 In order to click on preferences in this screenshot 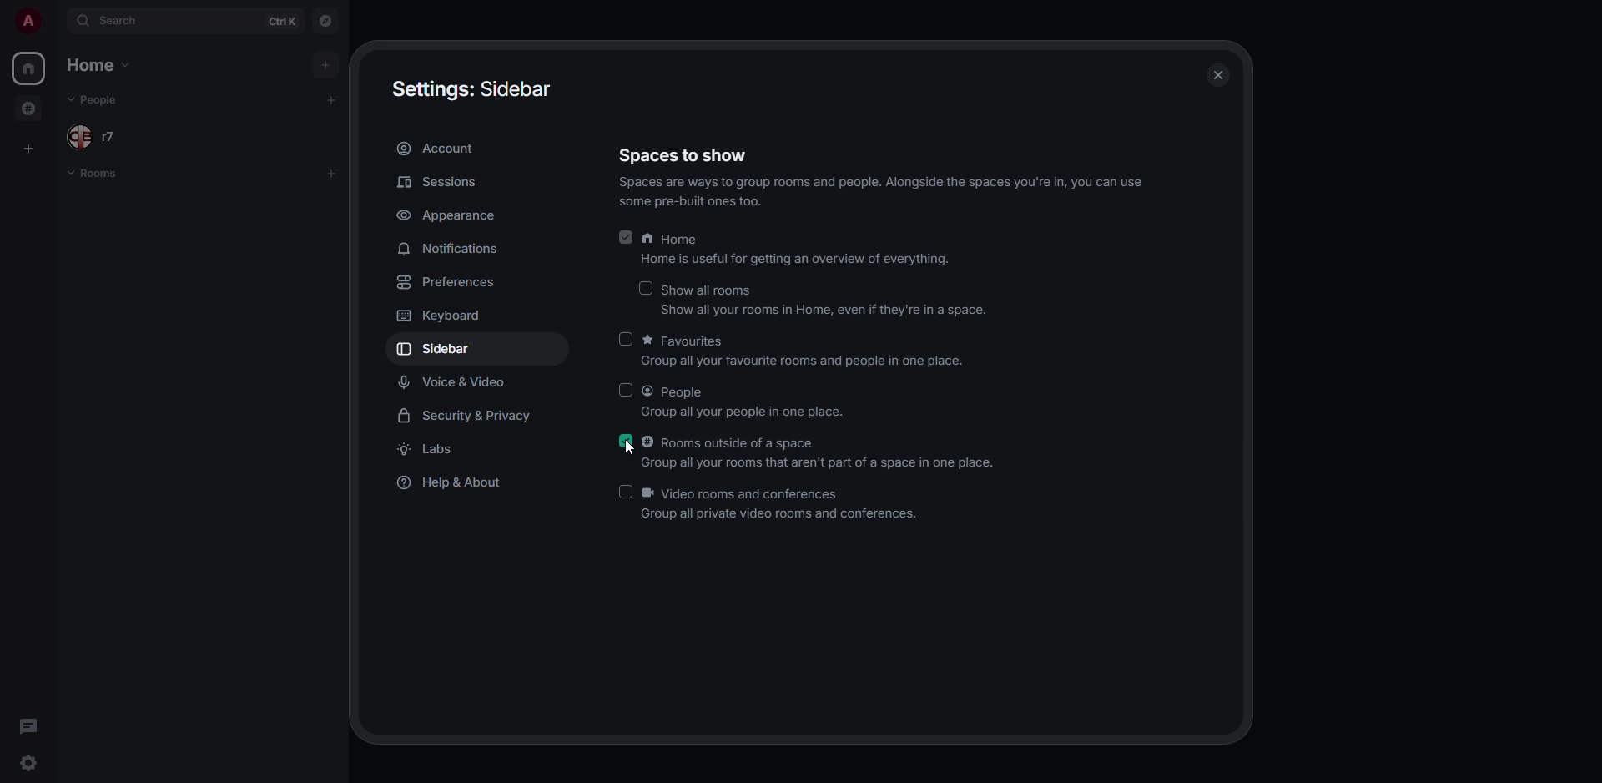, I will do `click(453, 282)`.